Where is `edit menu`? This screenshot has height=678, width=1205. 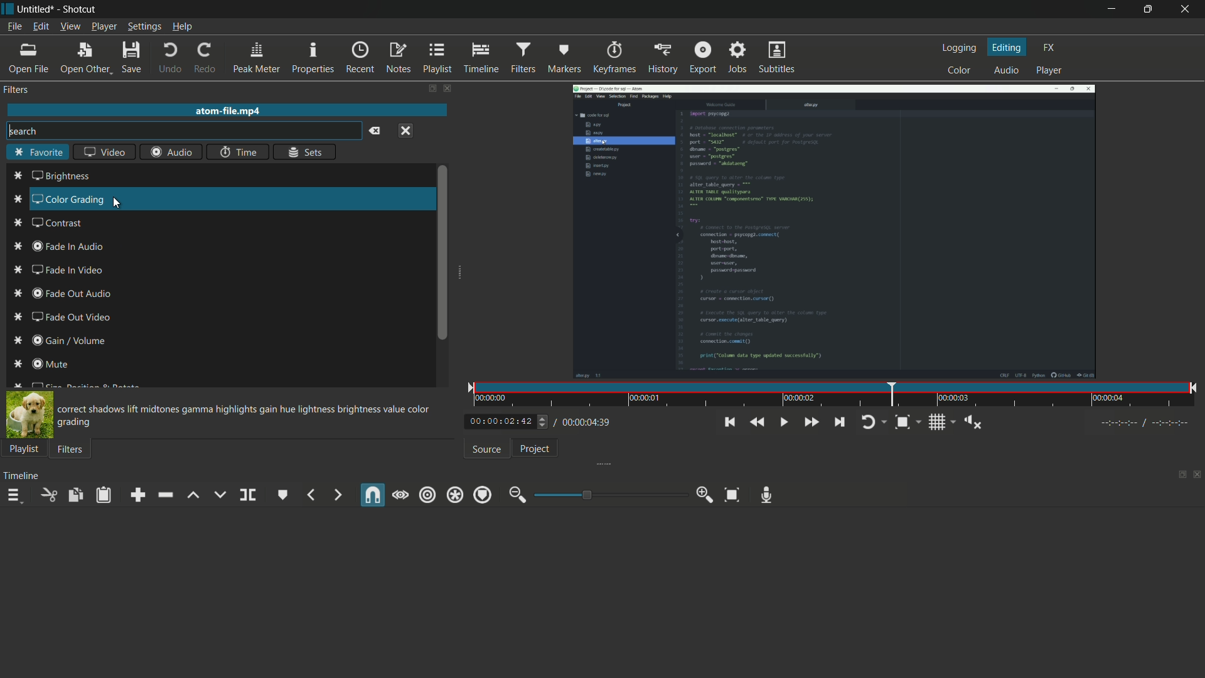
edit menu is located at coordinates (40, 26).